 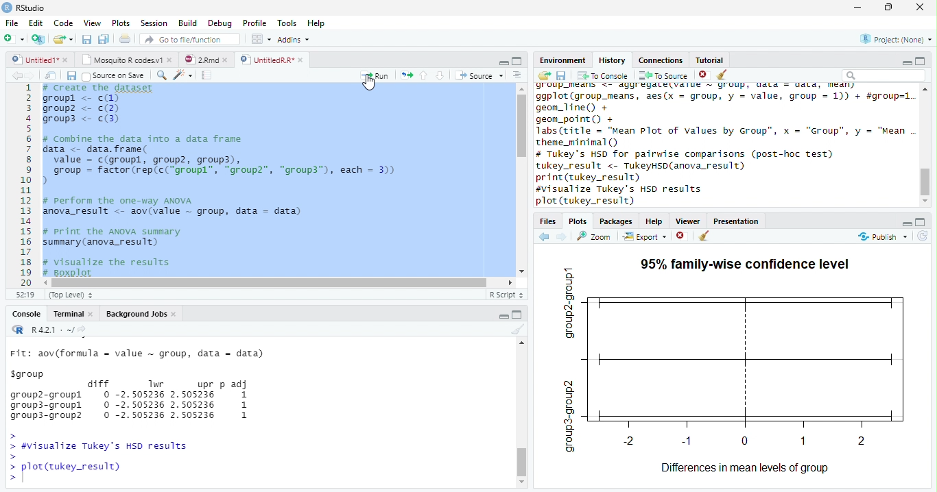 What do you see at coordinates (905, 62) in the screenshot?
I see `Minimize` at bounding box center [905, 62].